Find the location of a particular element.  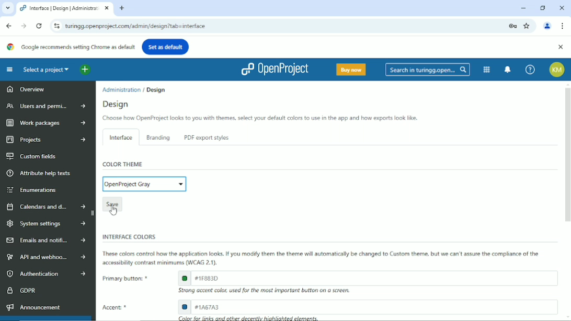

Buy now is located at coordinates (350, 69).